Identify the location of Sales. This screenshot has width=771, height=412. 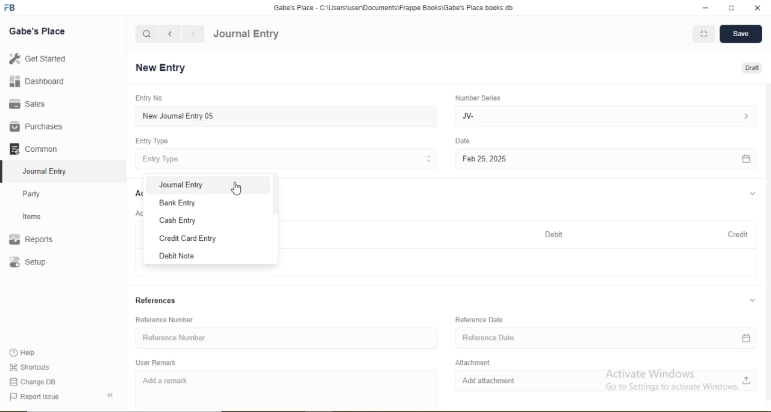
(33, 104).